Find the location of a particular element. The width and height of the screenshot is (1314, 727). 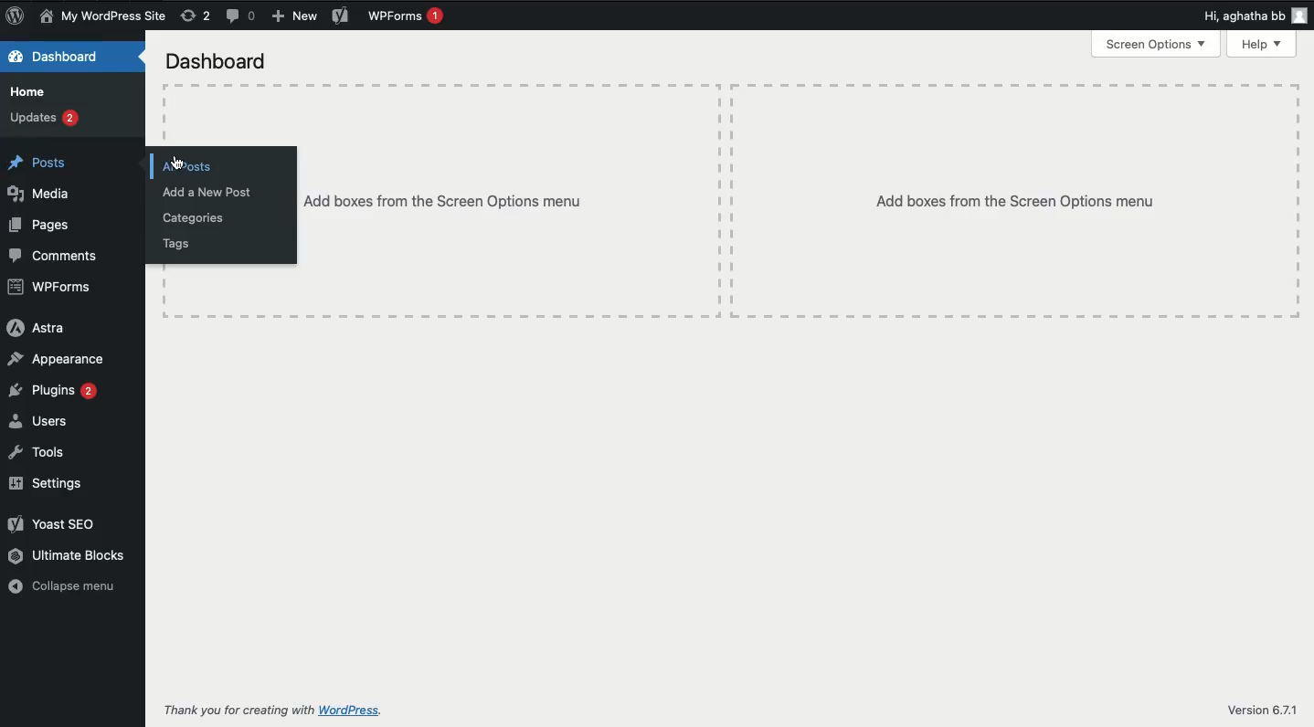

Version 6.7.1 is located at coordinates (1266, 709).